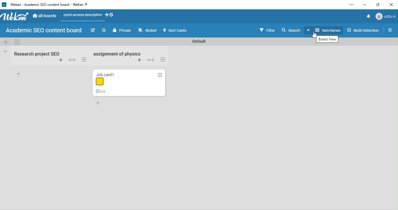  Describe the element at coordinates (164, 60) in the screenshot. I see `list action` at that location.